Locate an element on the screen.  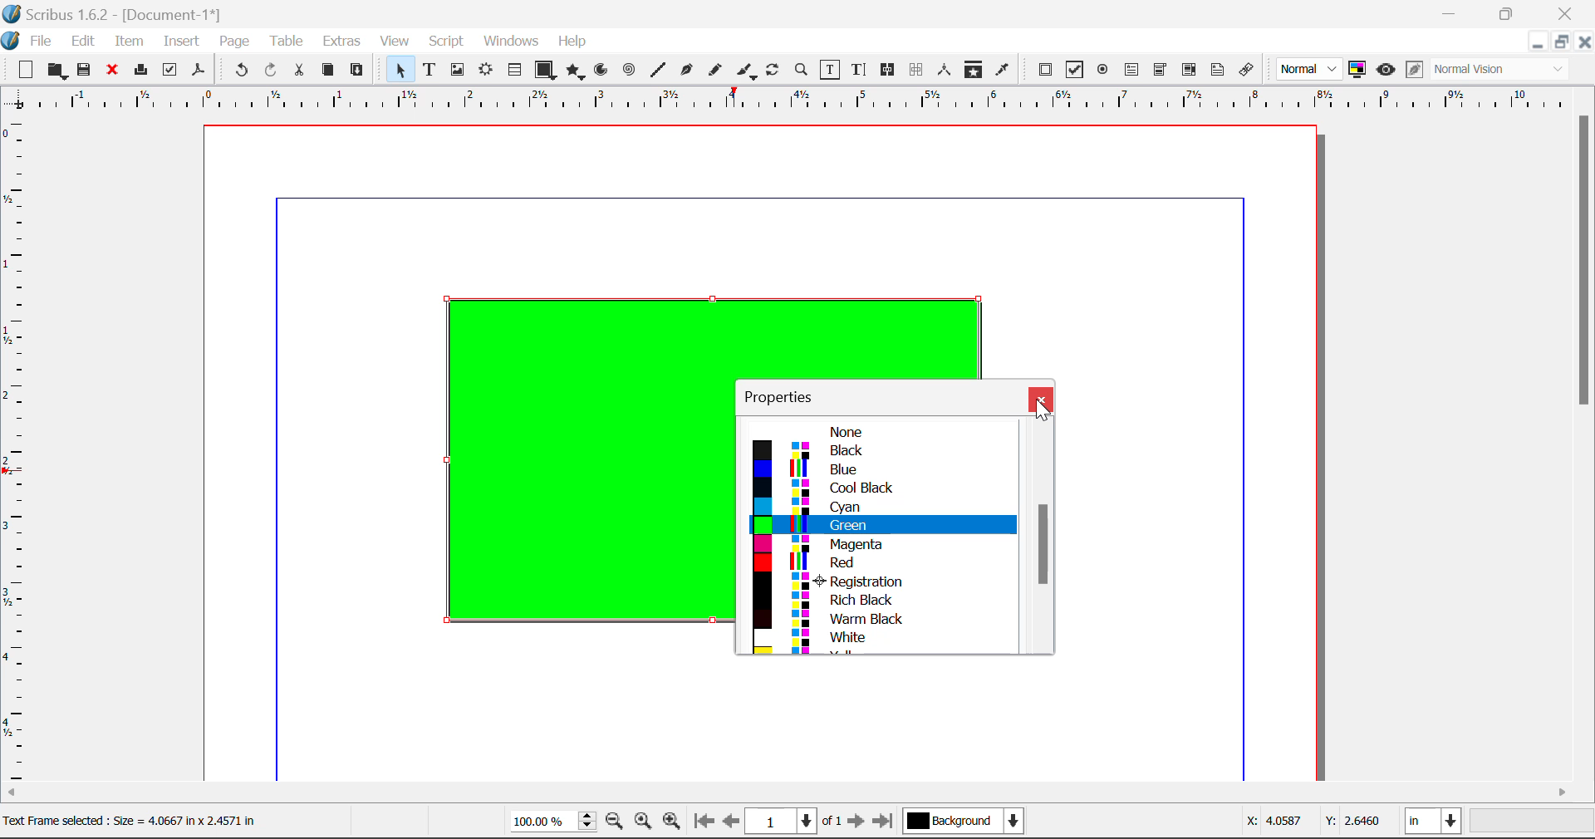
Table is located at coordinates (286, 40).